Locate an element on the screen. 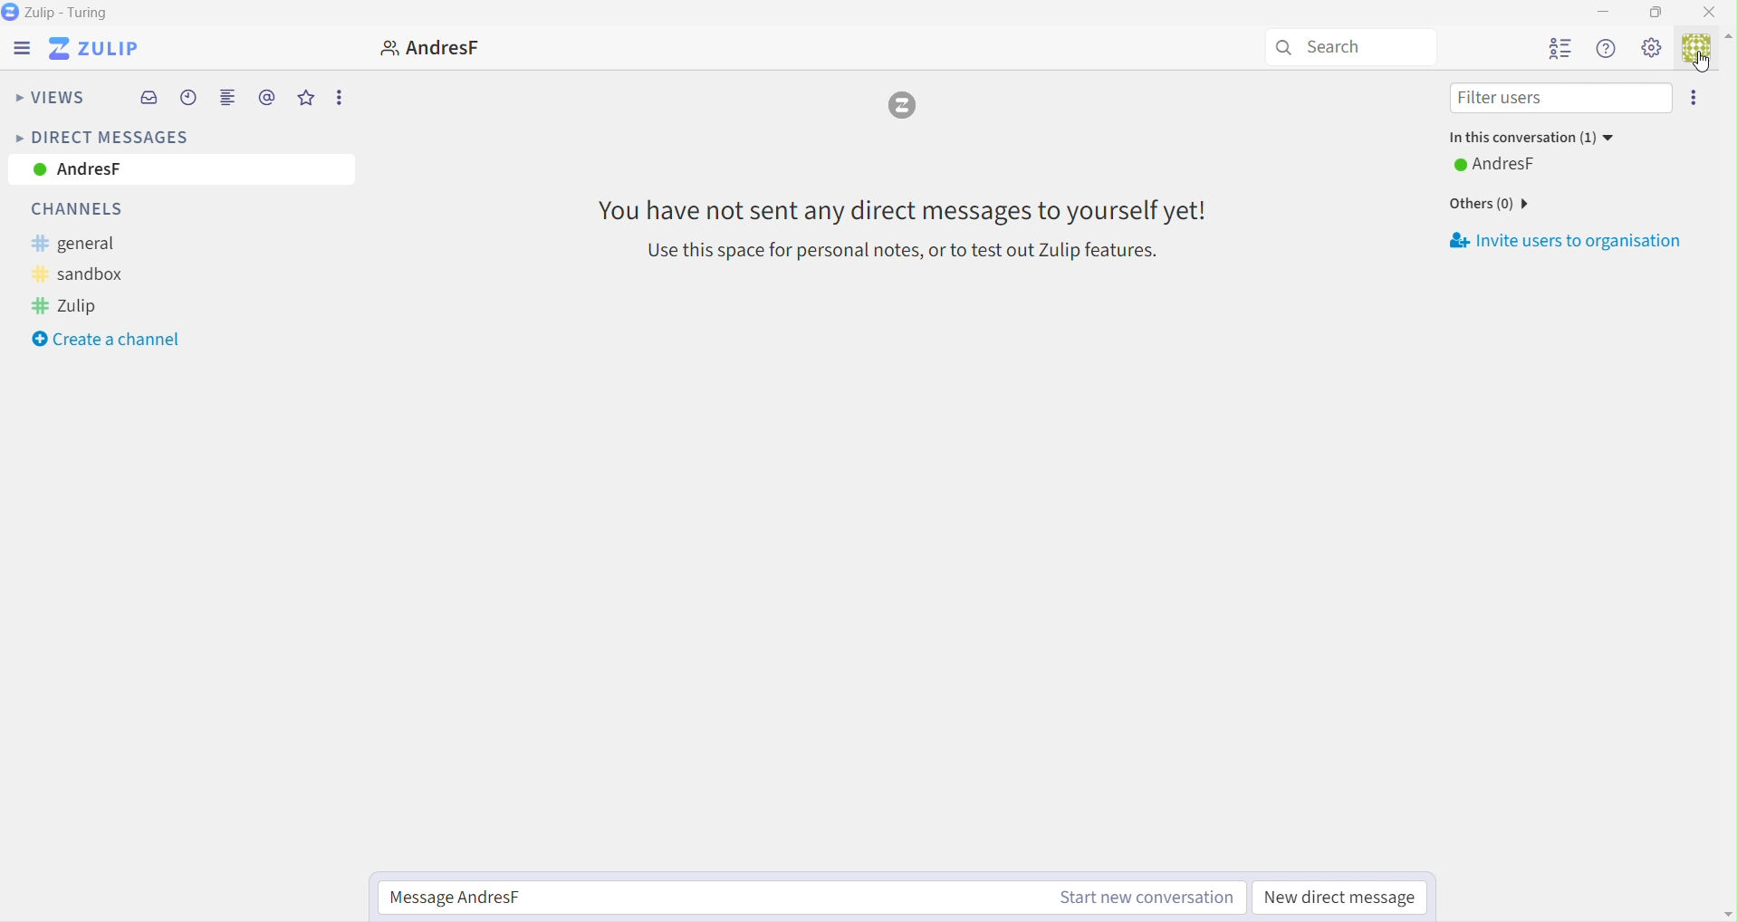 This screenshot has width=1737, height=922. Channels is located at coordinates (91, 209).